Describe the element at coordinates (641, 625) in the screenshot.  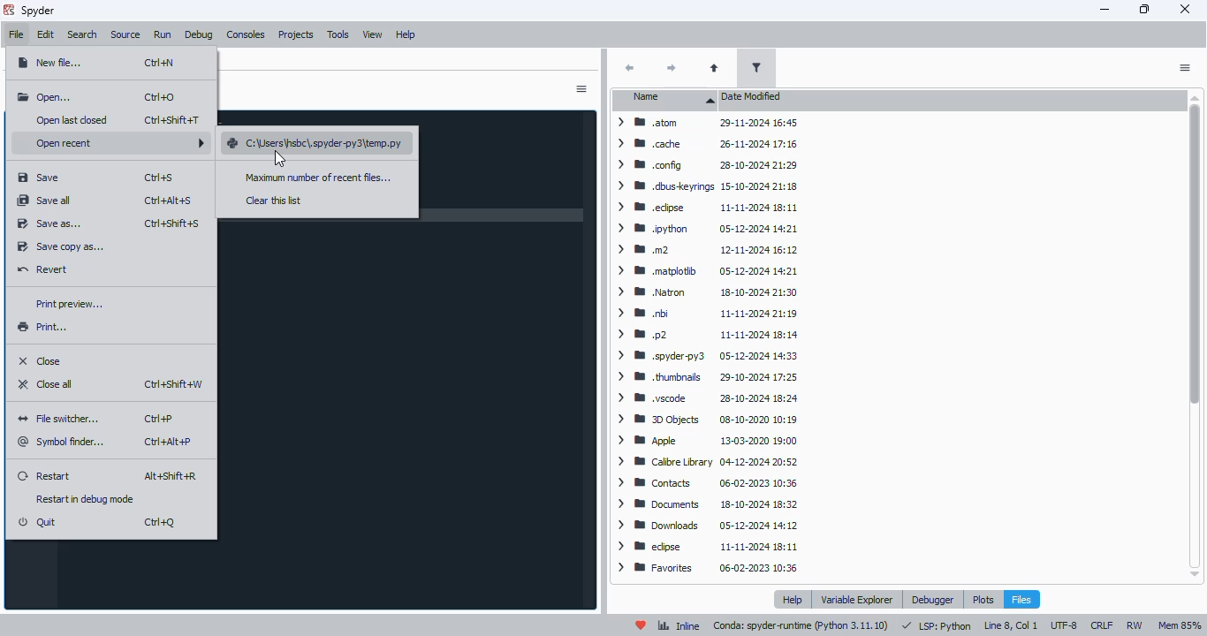
I see `help spyder!` at that location.